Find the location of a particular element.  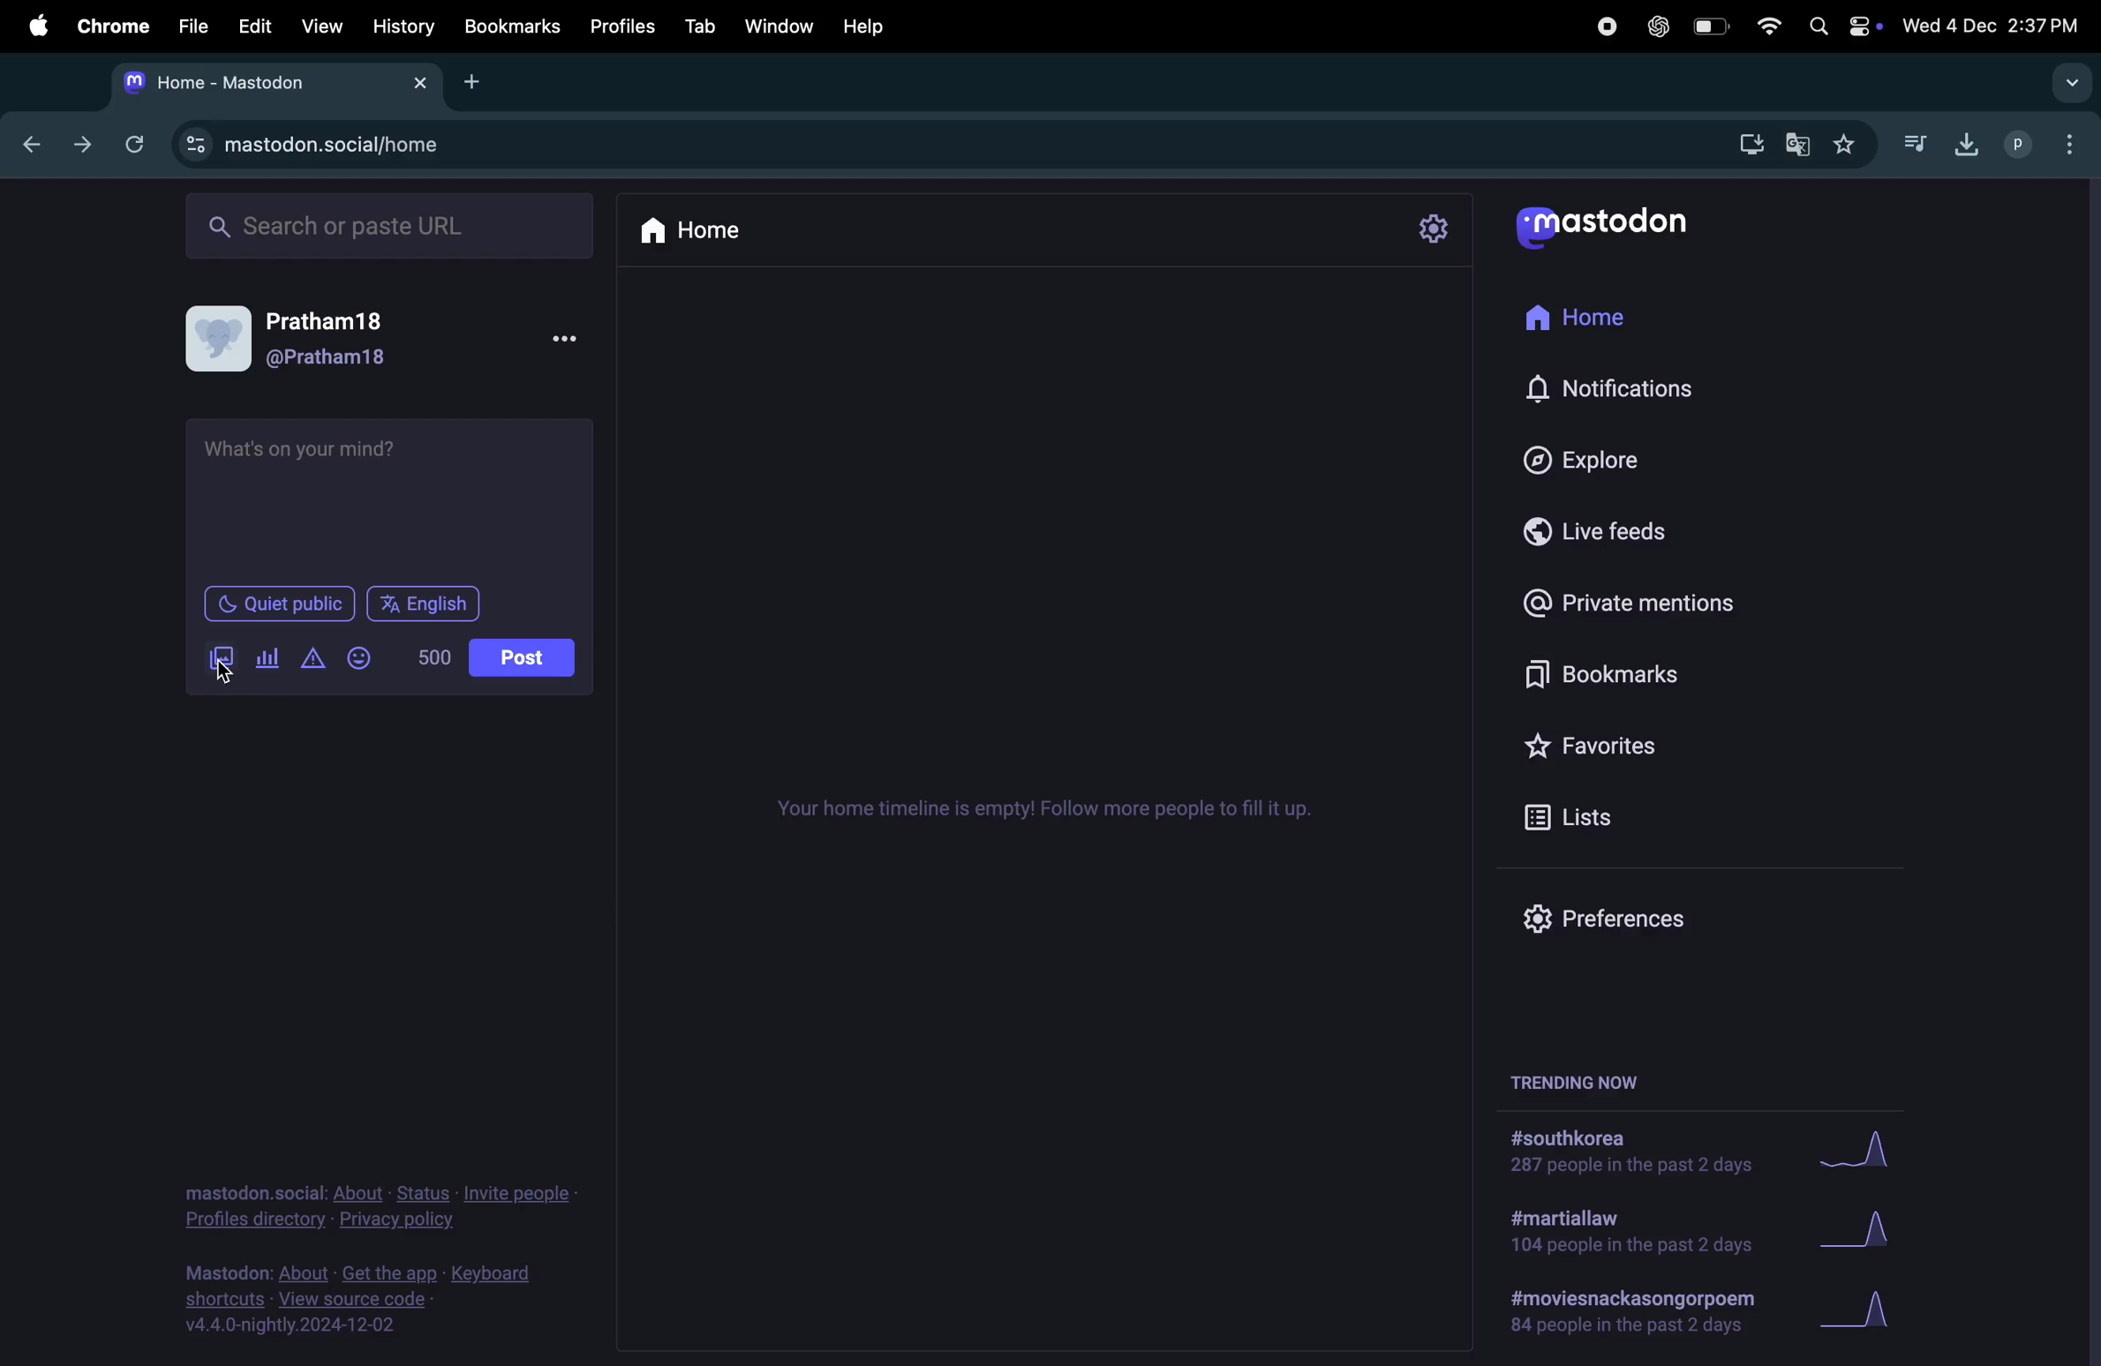

prefrences is located at coordinates (1610, 917).